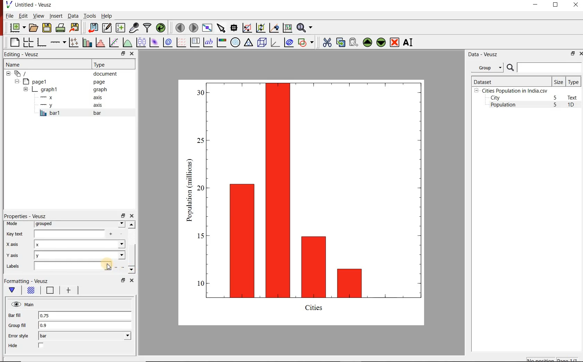 Image resolution: width=583 pixels, height=362 pixels. What do you see at coordinates (274, 42) in the screenshot?
I see `3d graph` at bounding box center [274, 42].